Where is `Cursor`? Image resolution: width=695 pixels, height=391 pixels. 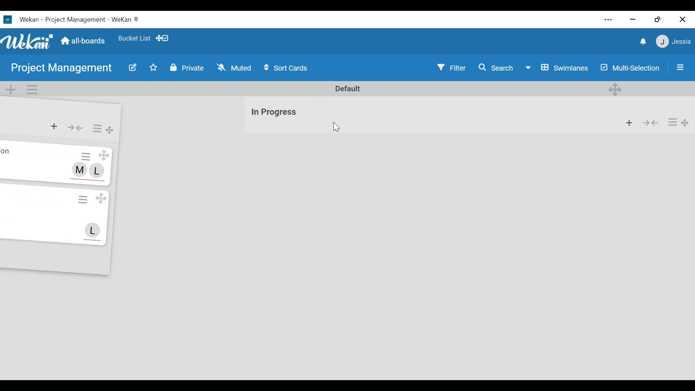 Cursor is located at coordinates (338, 126).